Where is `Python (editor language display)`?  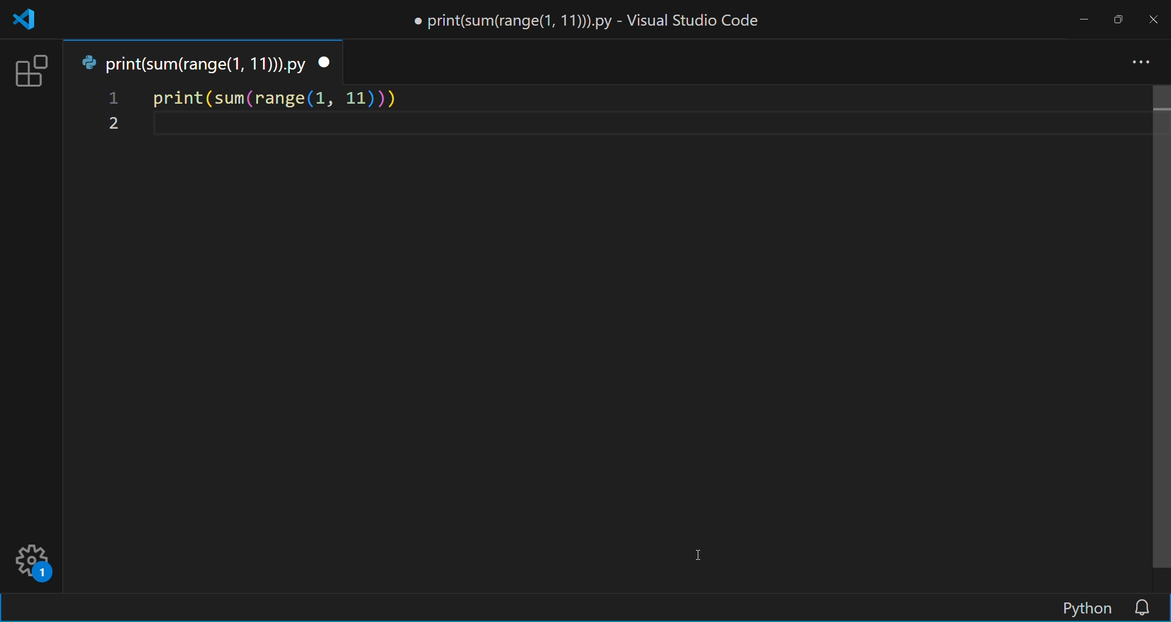 Python (editor language display) is located at coordinates (1086, 607).